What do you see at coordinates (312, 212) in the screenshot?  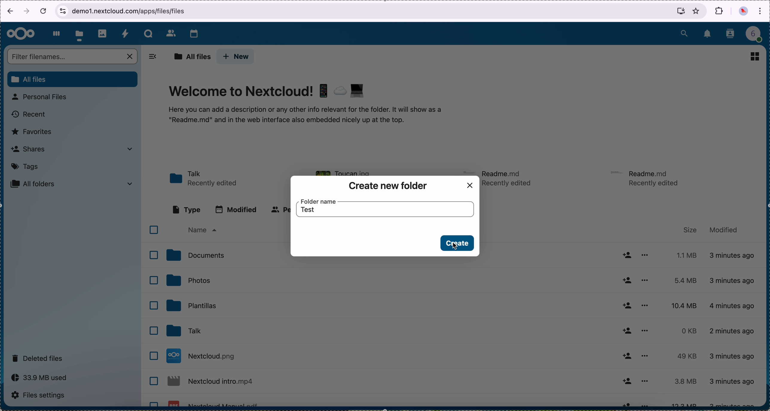 I see `Test` at bounding box center [312, 212].